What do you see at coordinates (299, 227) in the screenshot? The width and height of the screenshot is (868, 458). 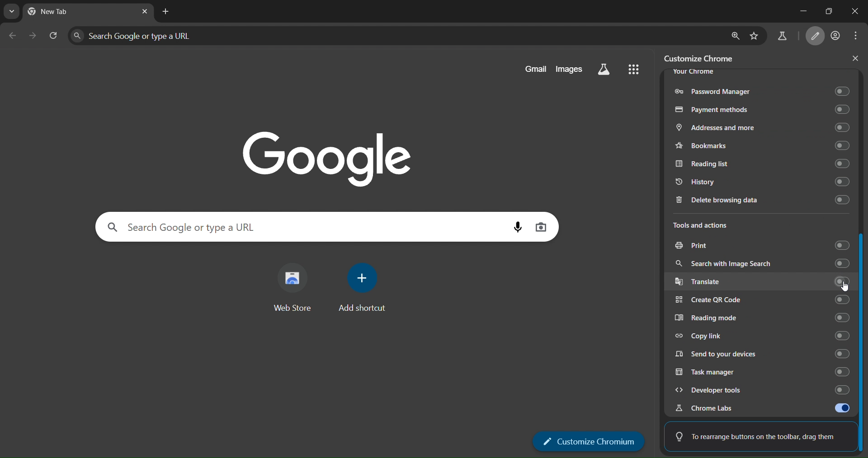 I see `search panel` at bounding box center [299, 227].